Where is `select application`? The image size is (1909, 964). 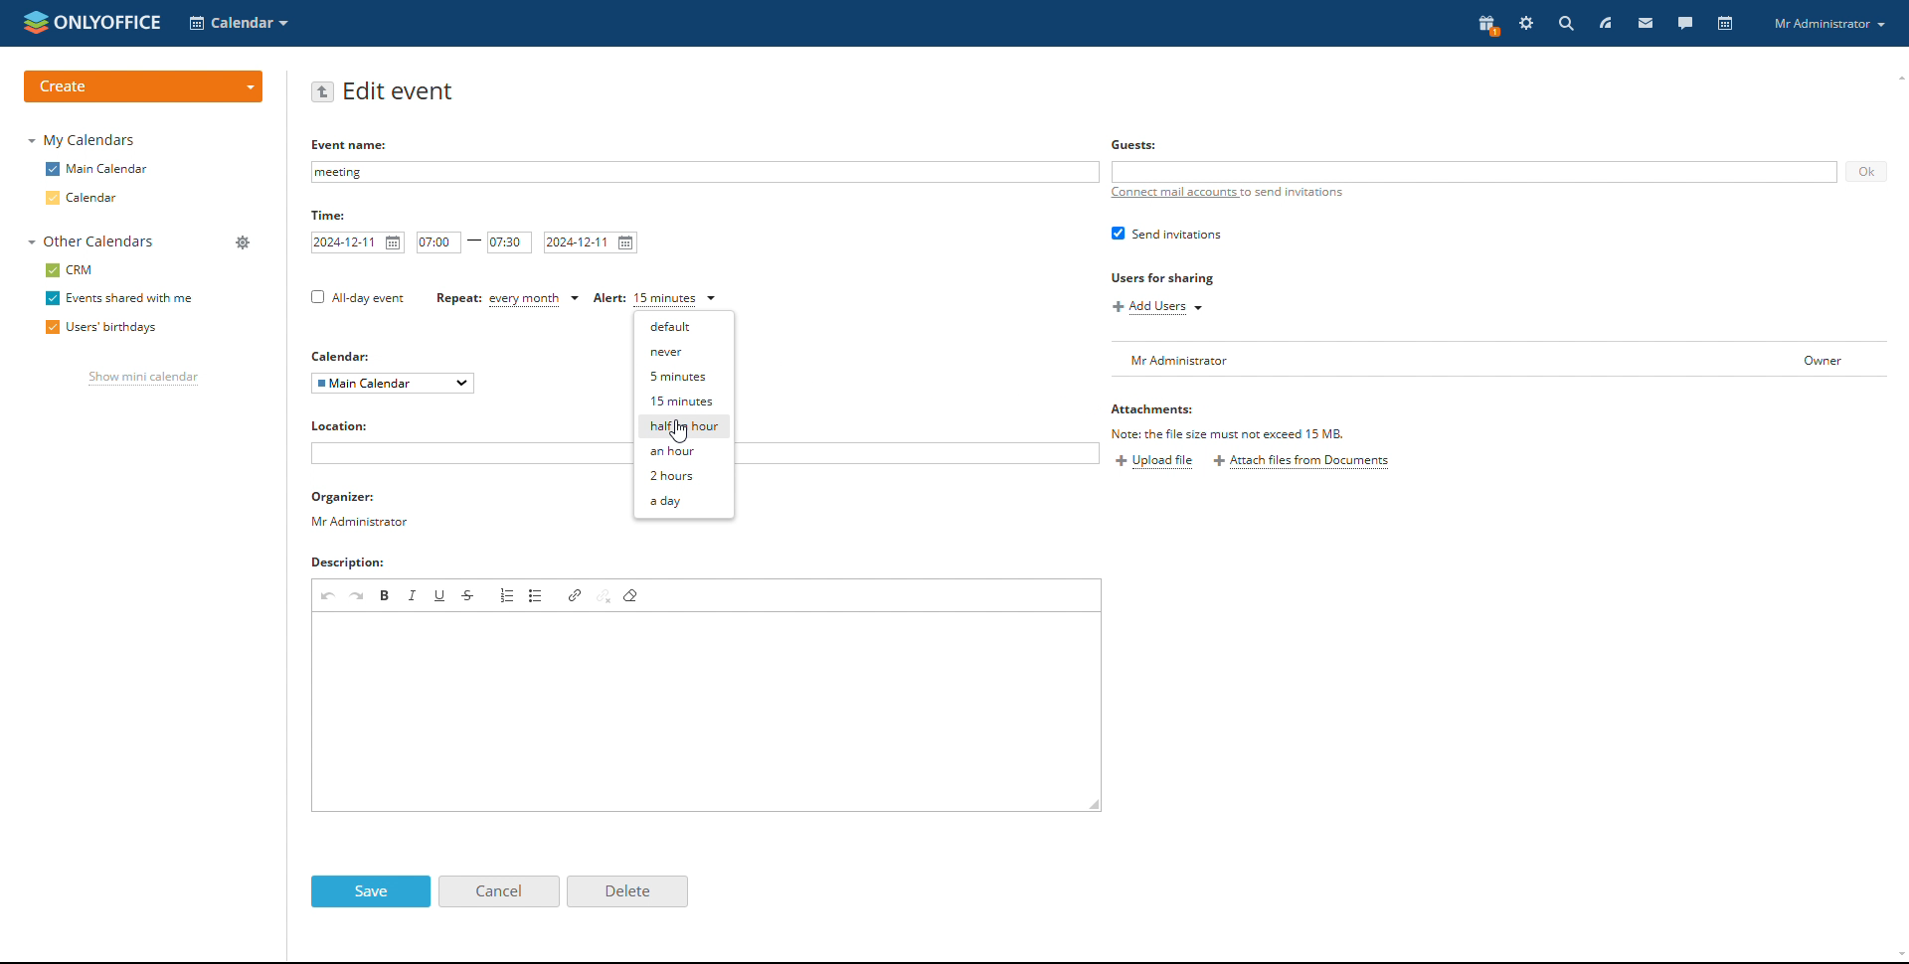
select application is located at coordinates (240, 23).